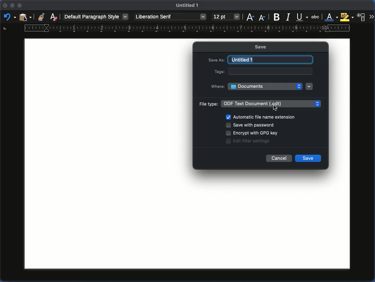 The height and width of the screenshot is (282, 375). What do you see at coordinates (302, 17) in the screenshot?
I see `Underline` at bounding box center [302, 17].